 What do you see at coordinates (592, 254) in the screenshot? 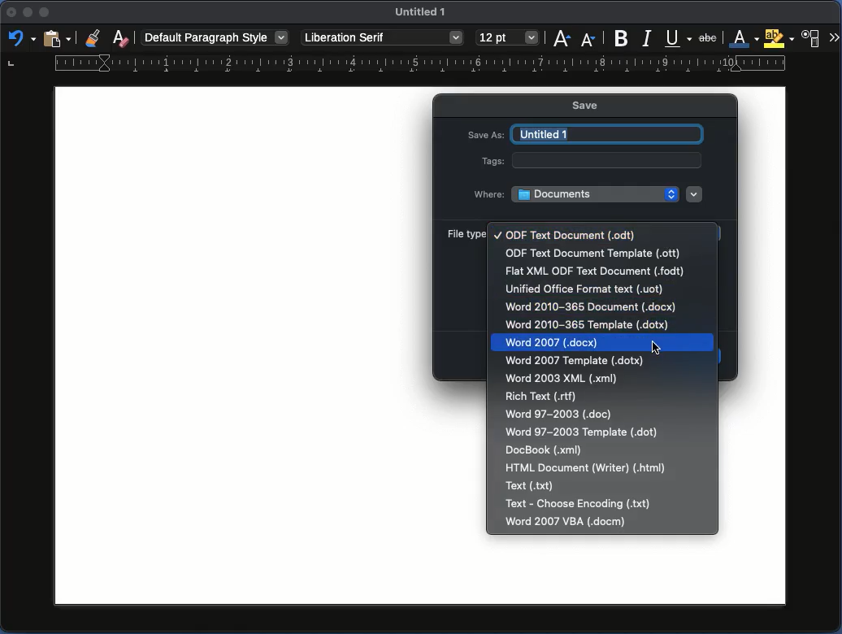
I see `Oft` at bounding box center [592, 254].